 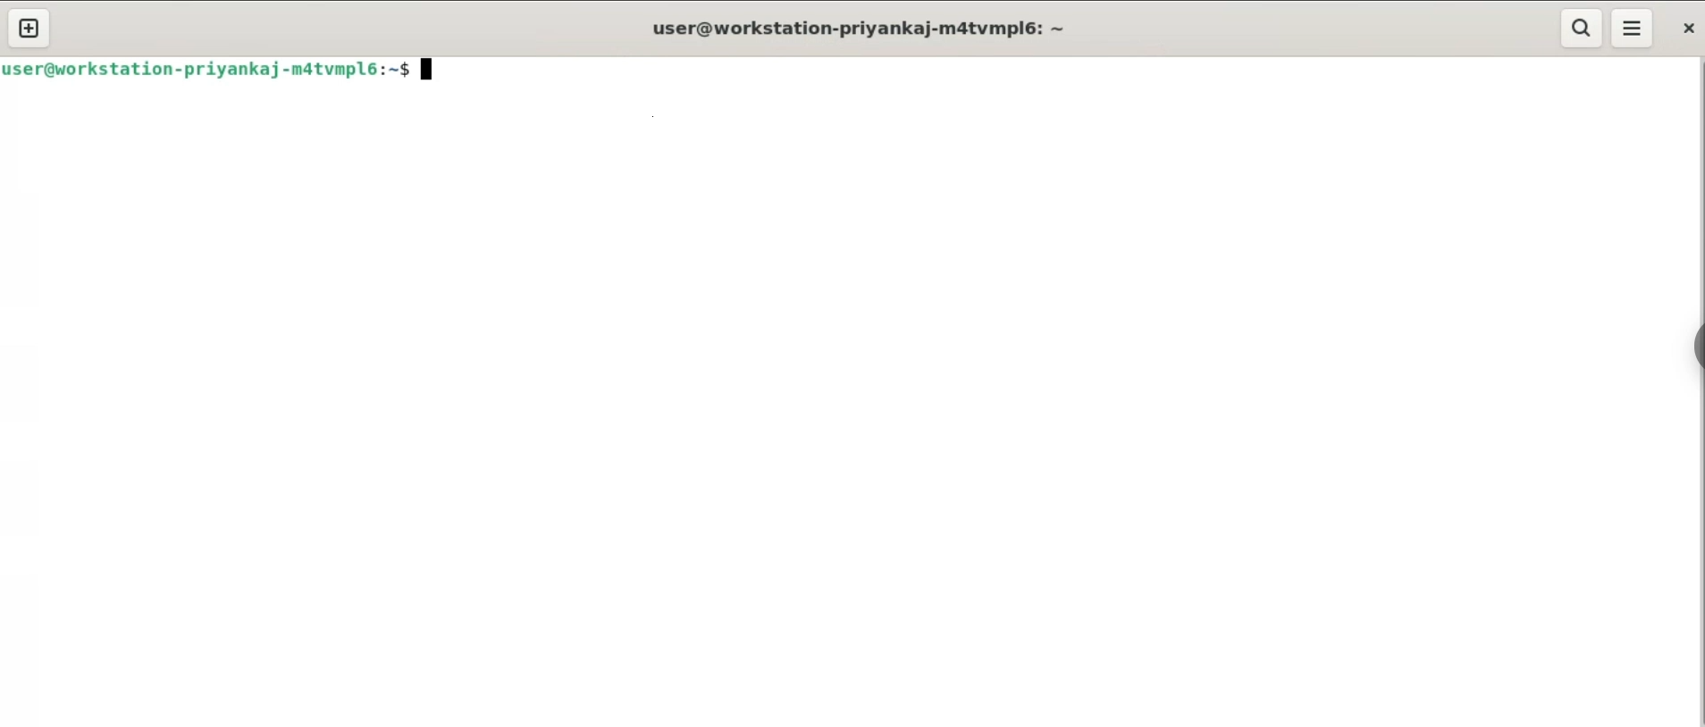 What do you see at coordinates (1579, 28) in the screenshot?
I see `search` at bounding box center [1579, 28].